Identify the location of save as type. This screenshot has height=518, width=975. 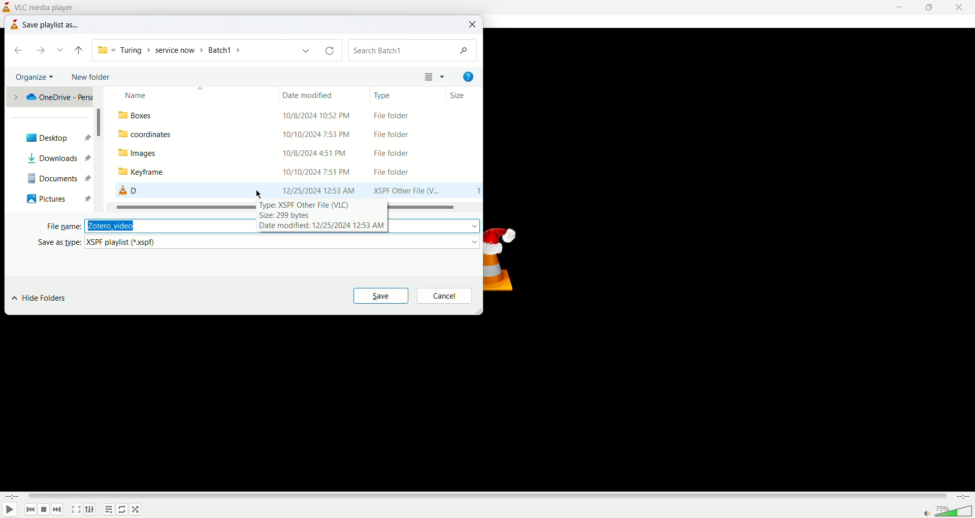
(54, 242).